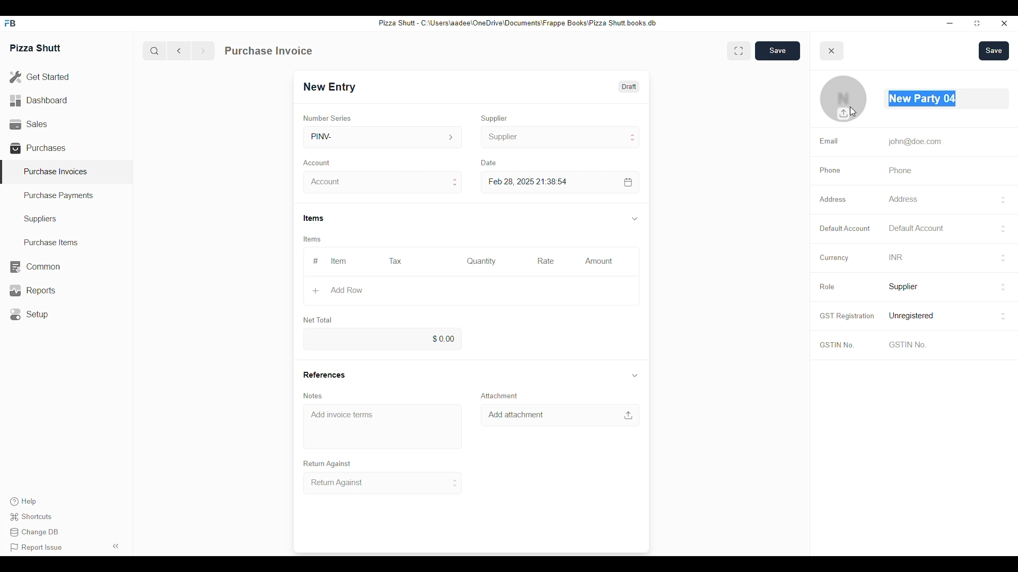 This screenshot has width=1018, height=572. What do you see at coordinates (906, 344) in the screenshot?
I see `GSTIN No` at bounding box center [906, 344].